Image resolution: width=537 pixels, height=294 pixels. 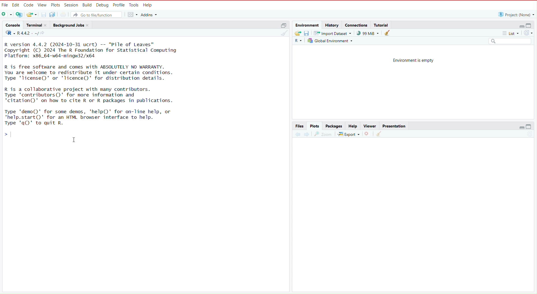 I want to click on plots, so click(x=56, y=4).